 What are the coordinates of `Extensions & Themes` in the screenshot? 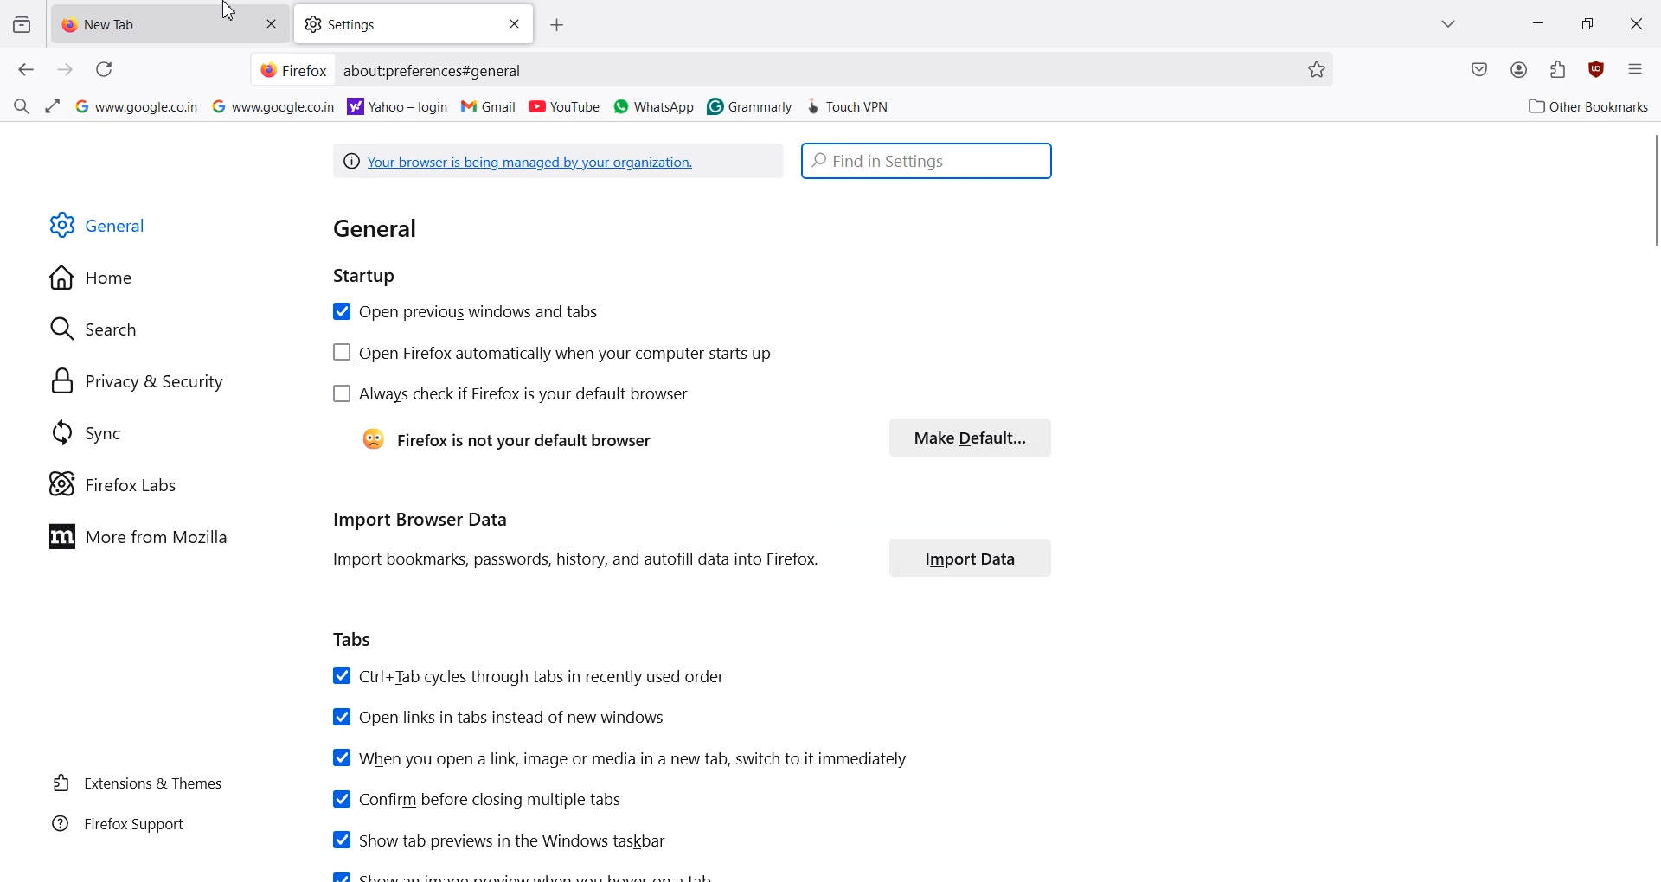 It's located at (138, 783).